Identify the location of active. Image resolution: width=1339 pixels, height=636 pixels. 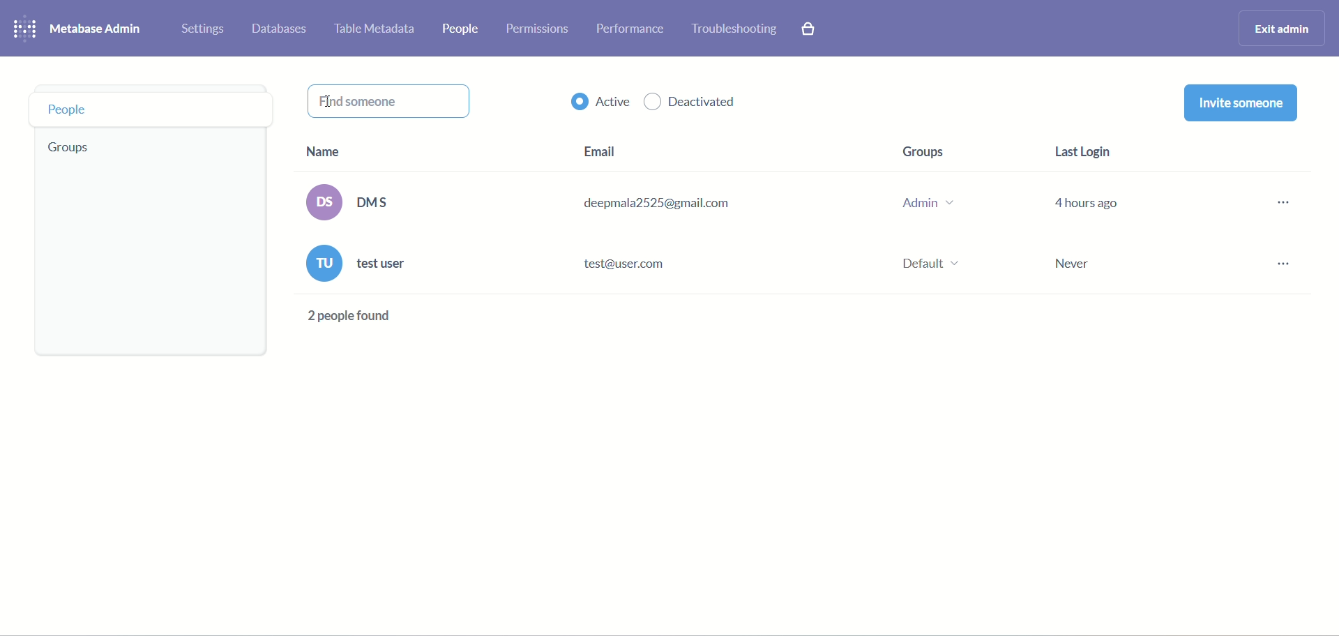
(595, 101).